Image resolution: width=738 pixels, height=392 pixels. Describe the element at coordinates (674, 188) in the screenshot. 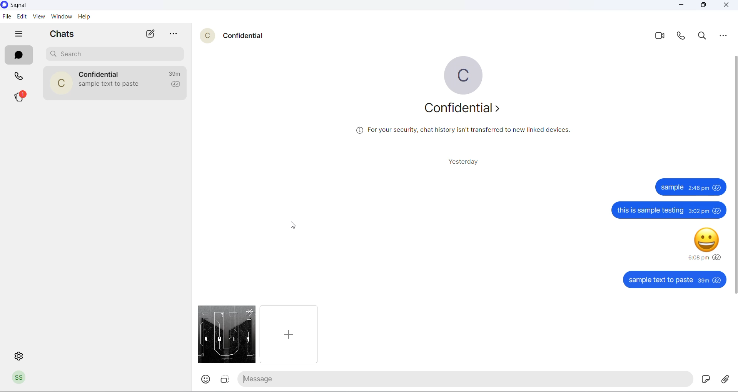

I see `sample` at that location.